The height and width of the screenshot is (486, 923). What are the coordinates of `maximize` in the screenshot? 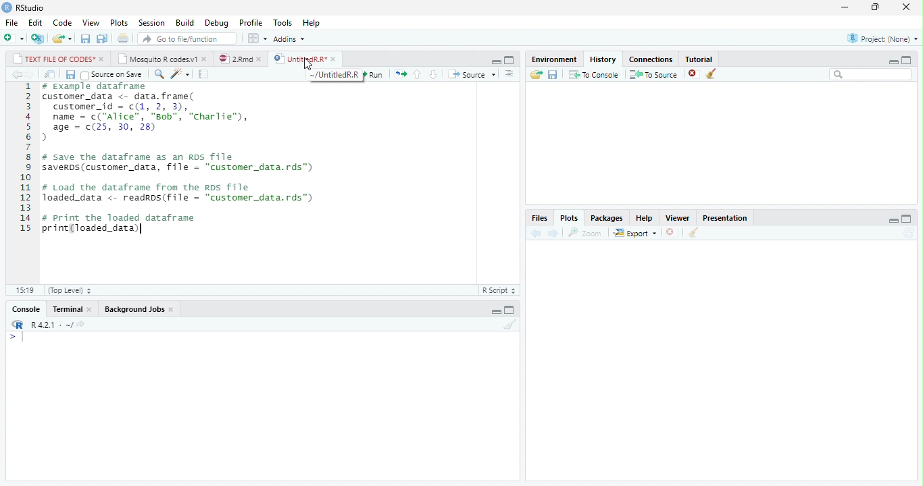 It's located at (907, 218).